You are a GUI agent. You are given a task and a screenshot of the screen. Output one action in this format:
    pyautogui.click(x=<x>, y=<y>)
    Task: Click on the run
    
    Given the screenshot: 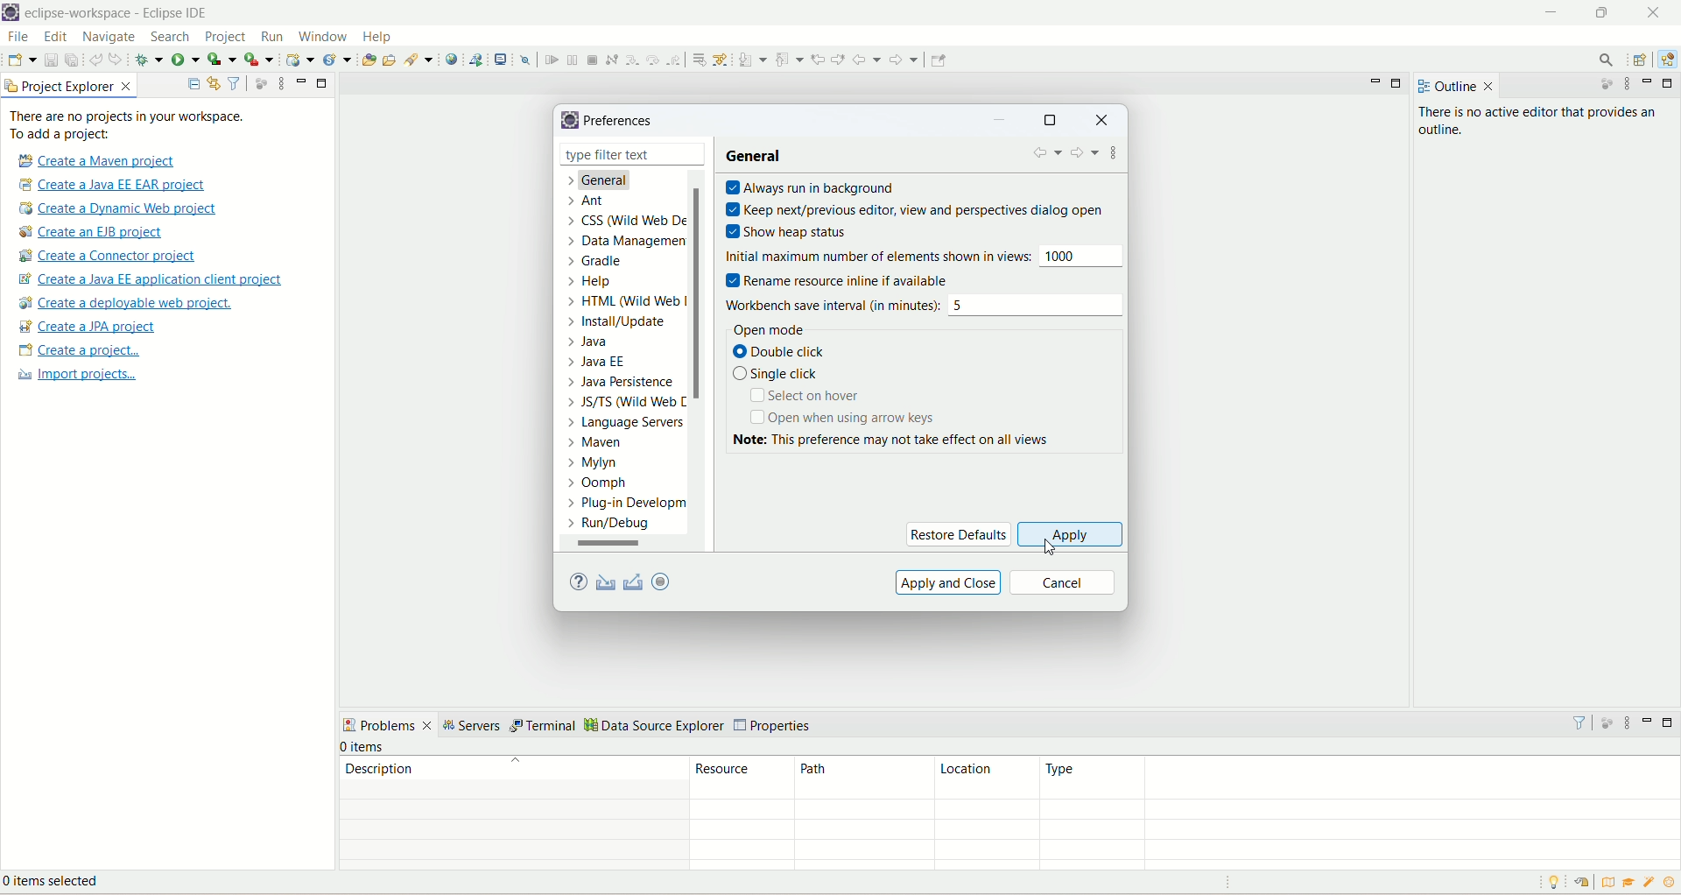 What is the action you would take?
    pyautogui.click(x=185, y=58)
    